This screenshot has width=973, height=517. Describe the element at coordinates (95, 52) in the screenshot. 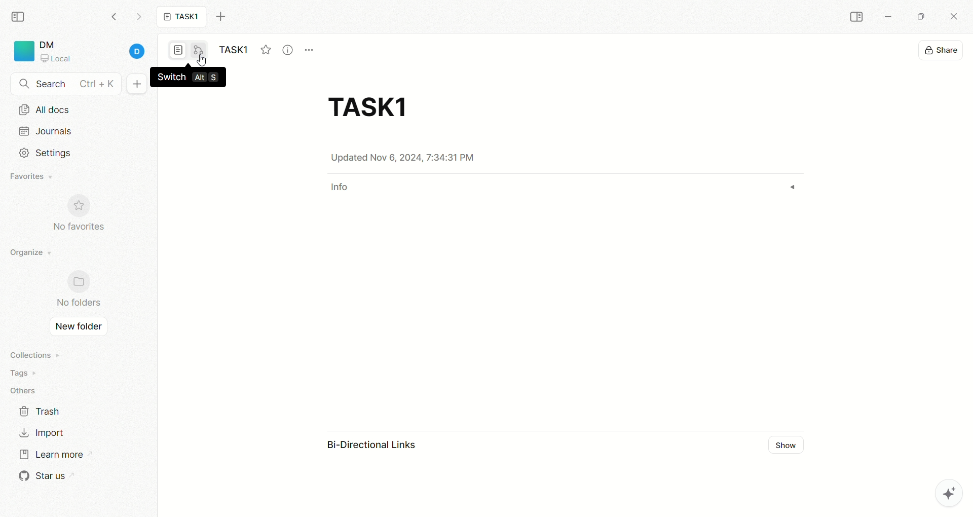

I see `account details` at that location.